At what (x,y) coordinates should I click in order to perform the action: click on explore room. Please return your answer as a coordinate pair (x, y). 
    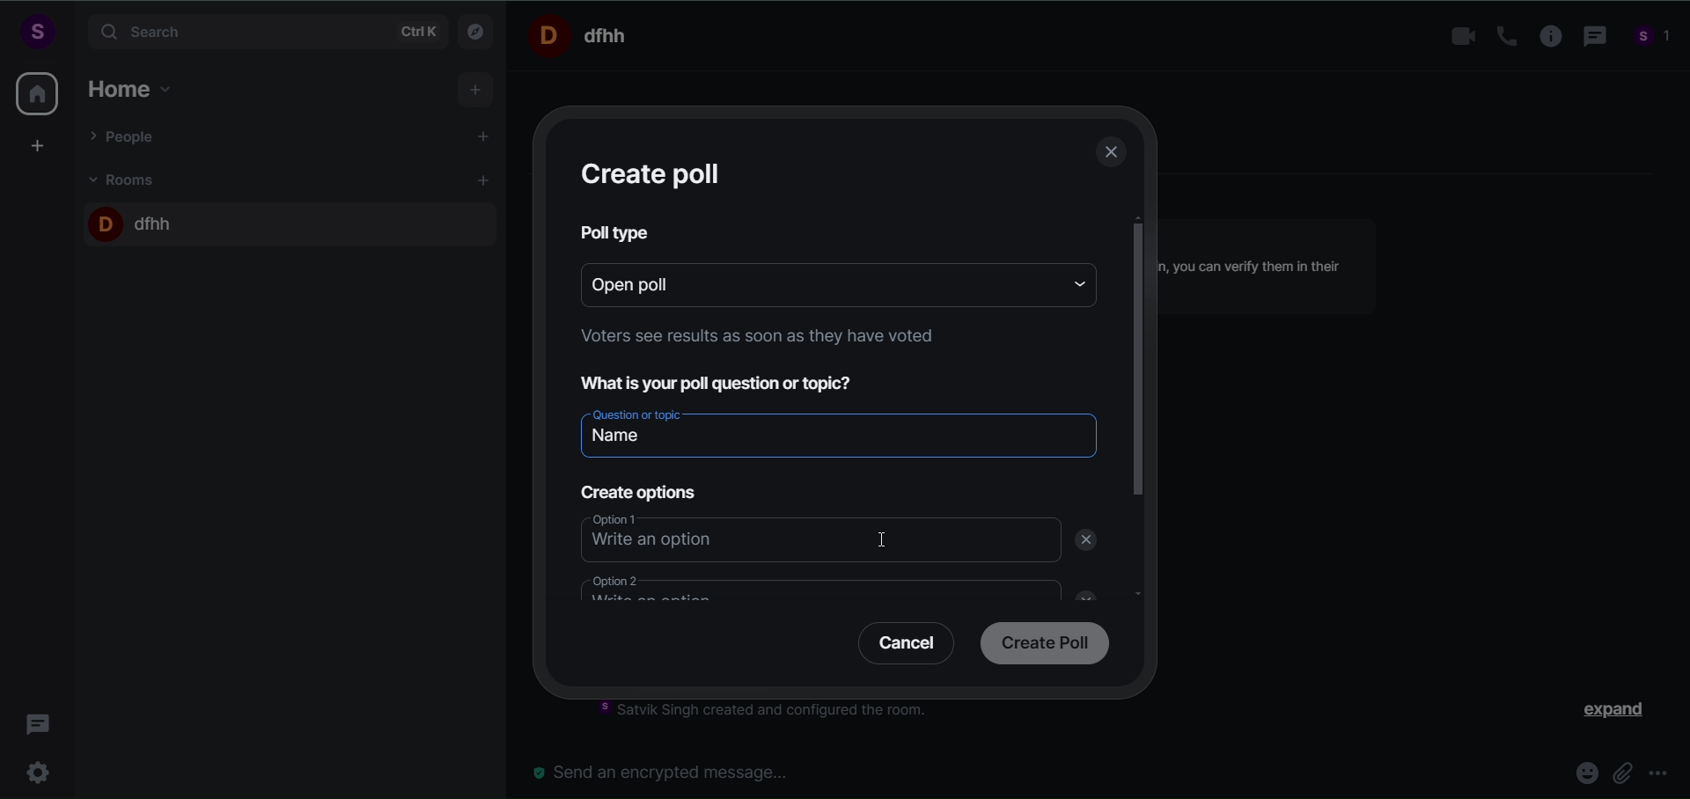
    Looking at the image, I should click on (477, 30).